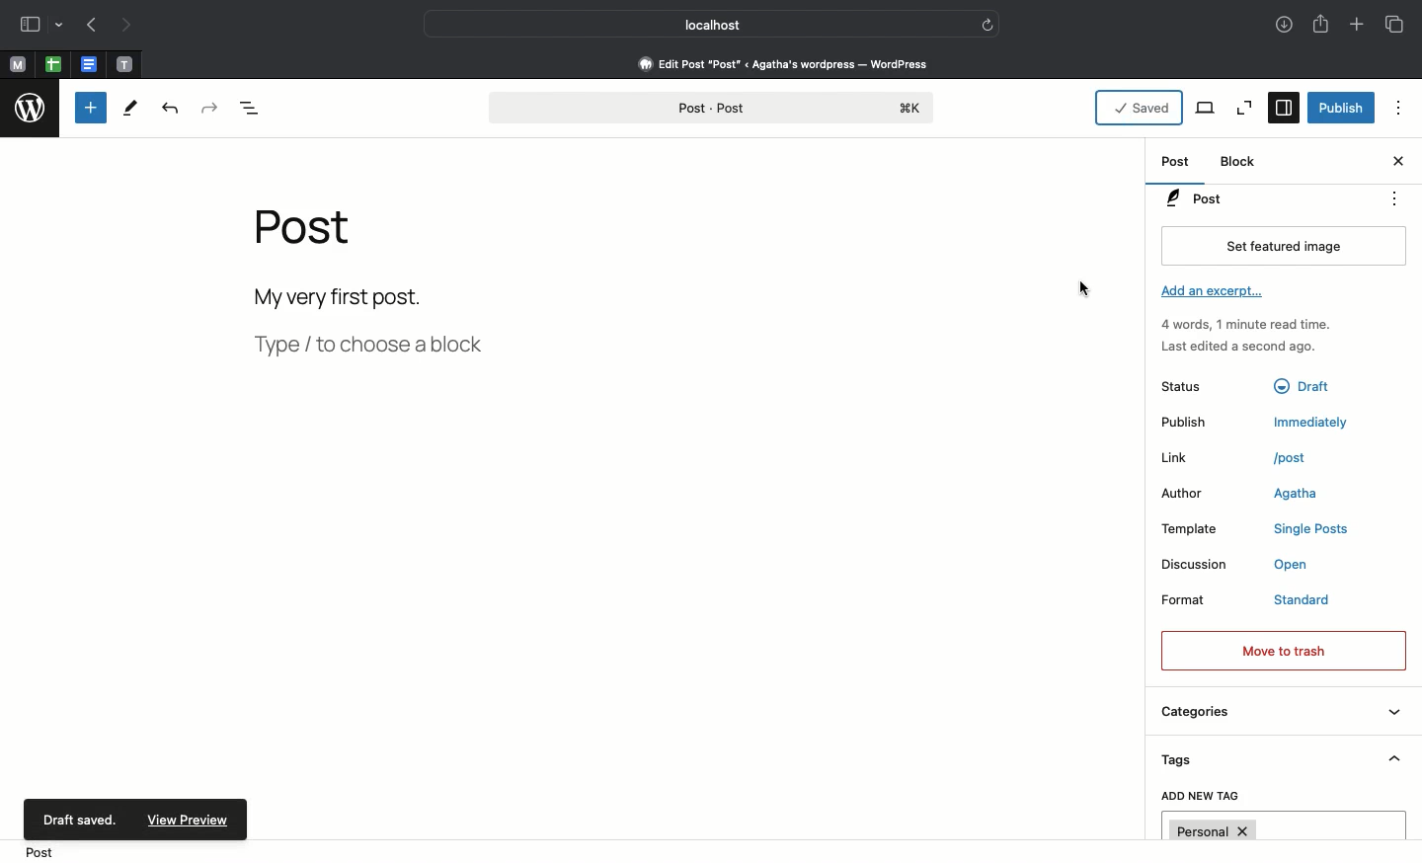 Image resolution: width=1422 pixels, height=863 pixels. What do you see at coordinates (1281, 23) in the screenshot?
I see `Downloads` at bounding box center [1281, 23].